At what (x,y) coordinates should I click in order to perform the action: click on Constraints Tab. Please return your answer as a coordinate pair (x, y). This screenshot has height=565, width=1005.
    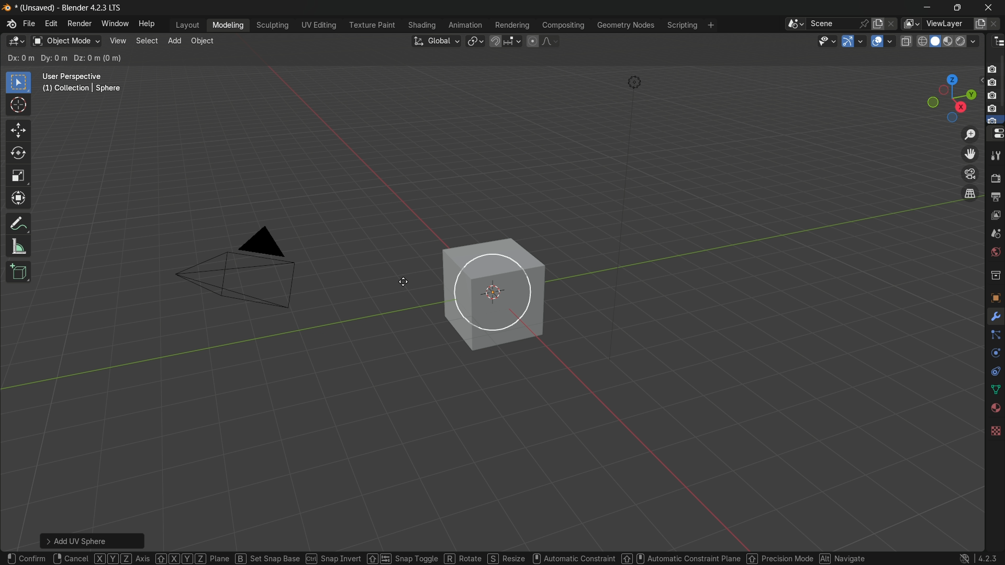
    Looking at the image, I should click on (993, 335).